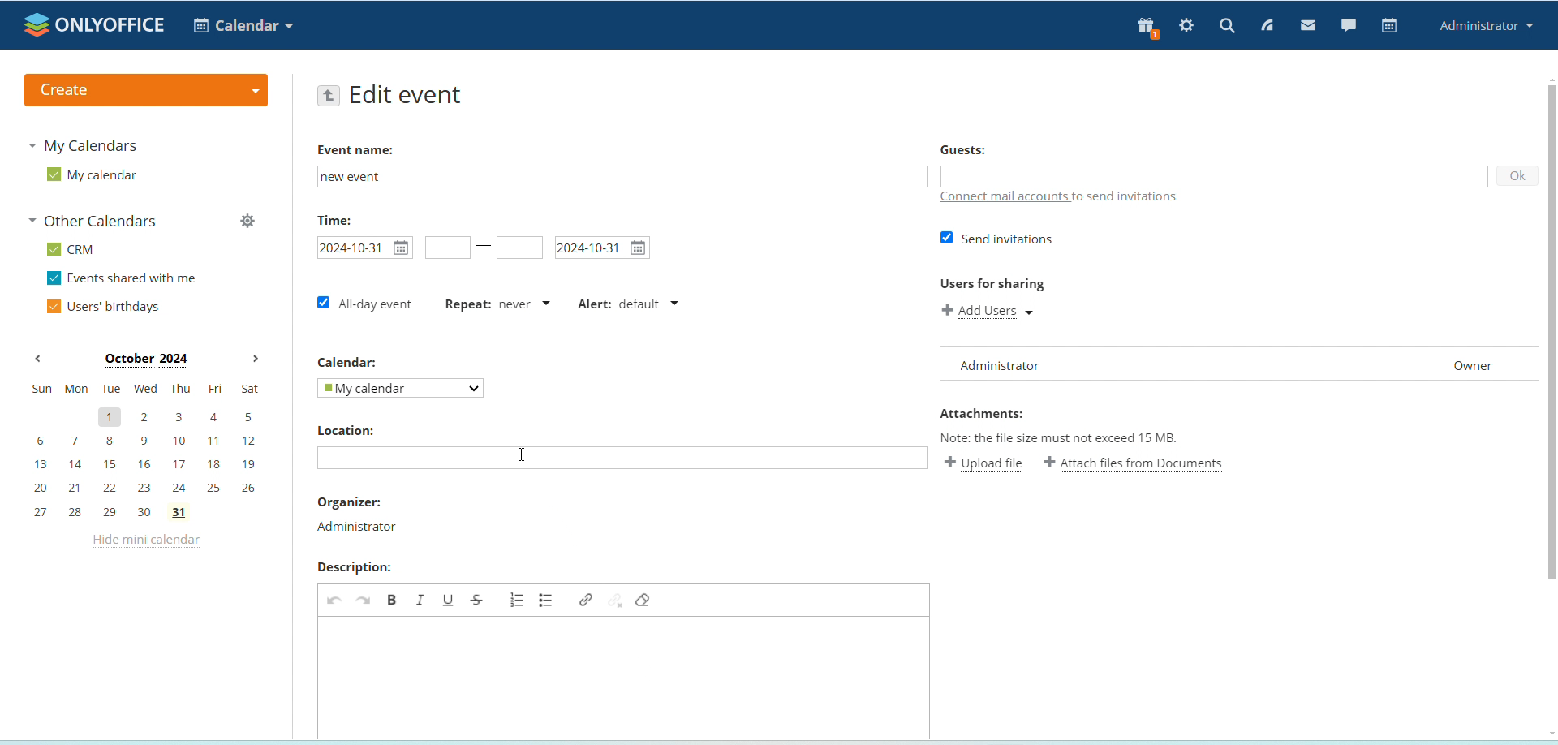 The width and height of the screenshot is (1558, 745). Describe the element at coordinates (991, 285) in the screenshot. I see `Users for sharing` at that location.